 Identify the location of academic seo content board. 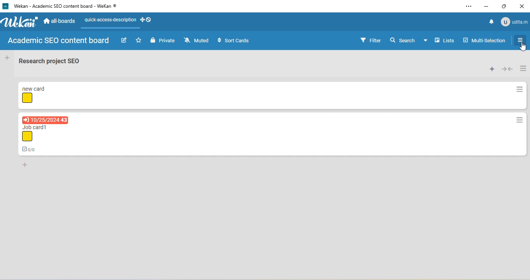
(59, 41).